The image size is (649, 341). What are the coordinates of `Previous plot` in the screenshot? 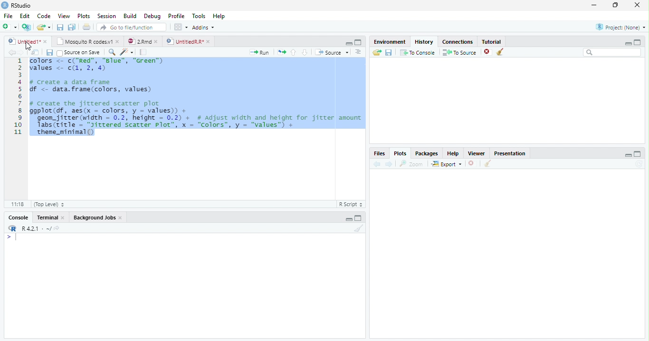 It's located at (377, 164).